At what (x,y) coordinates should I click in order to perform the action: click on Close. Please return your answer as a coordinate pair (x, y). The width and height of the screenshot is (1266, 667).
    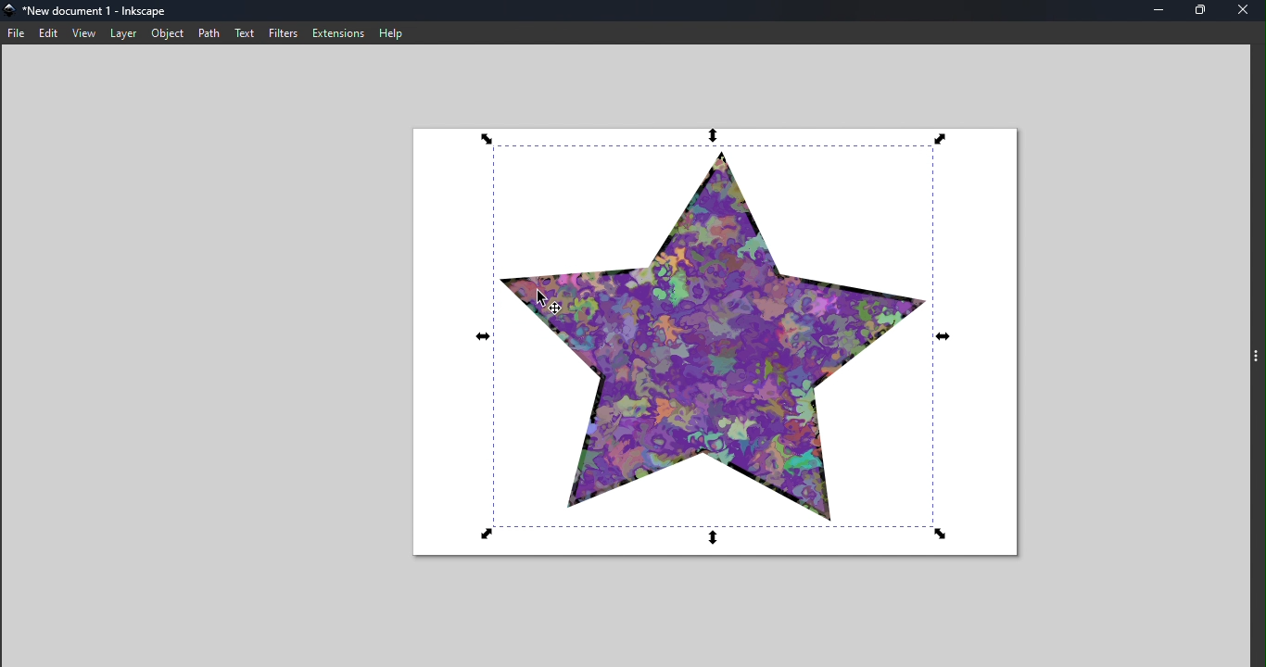
    Looking at the image, I should click on (1245, 11).